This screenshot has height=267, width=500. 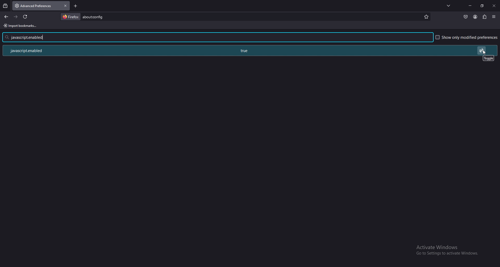 I want to click on mark as favorite, so click(x=426, y=17).